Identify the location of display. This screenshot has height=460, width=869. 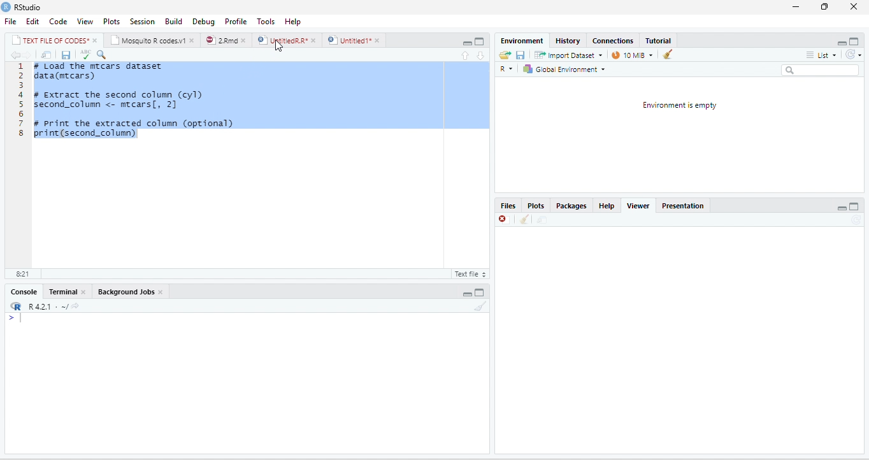
(245, 384).